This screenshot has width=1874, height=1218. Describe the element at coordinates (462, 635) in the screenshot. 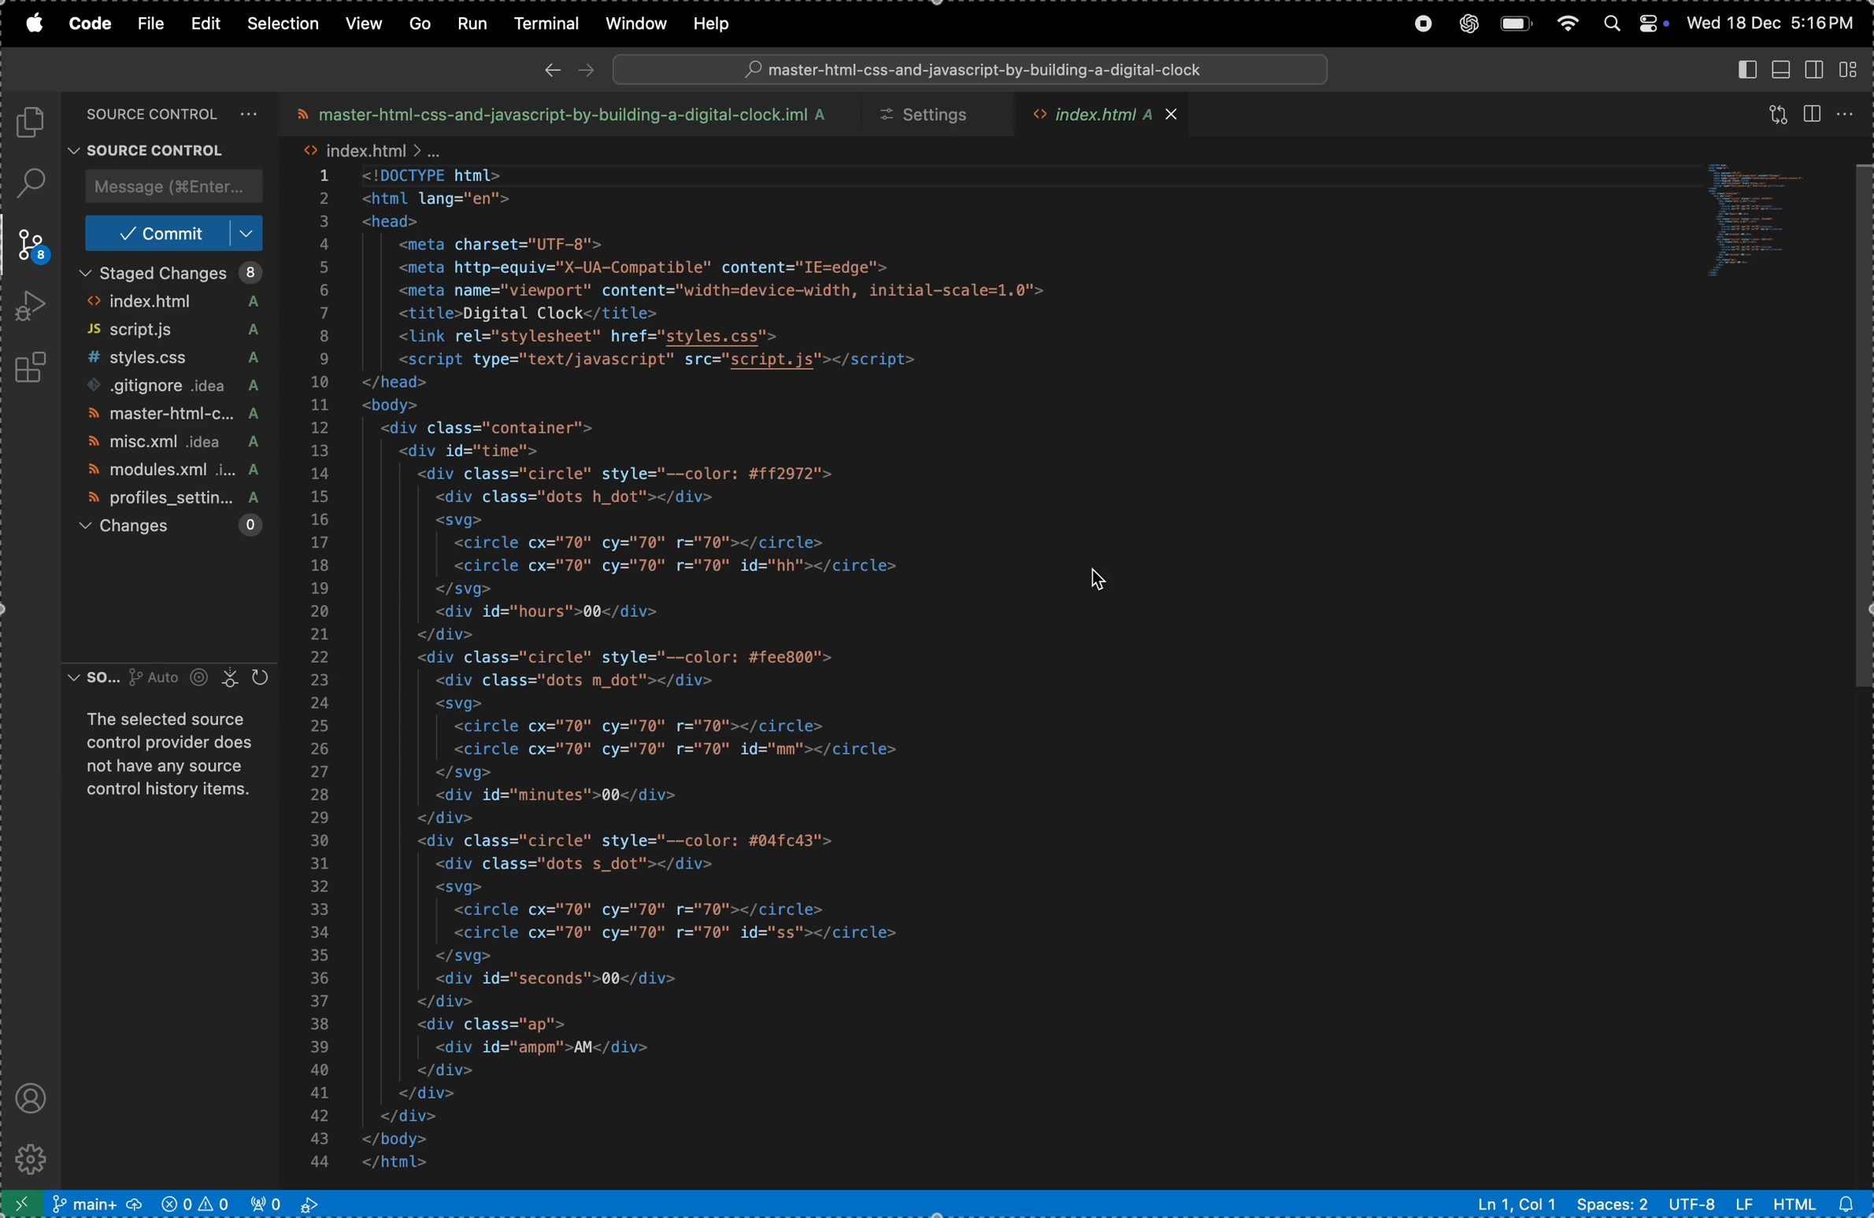

I see `</div>` at that location.